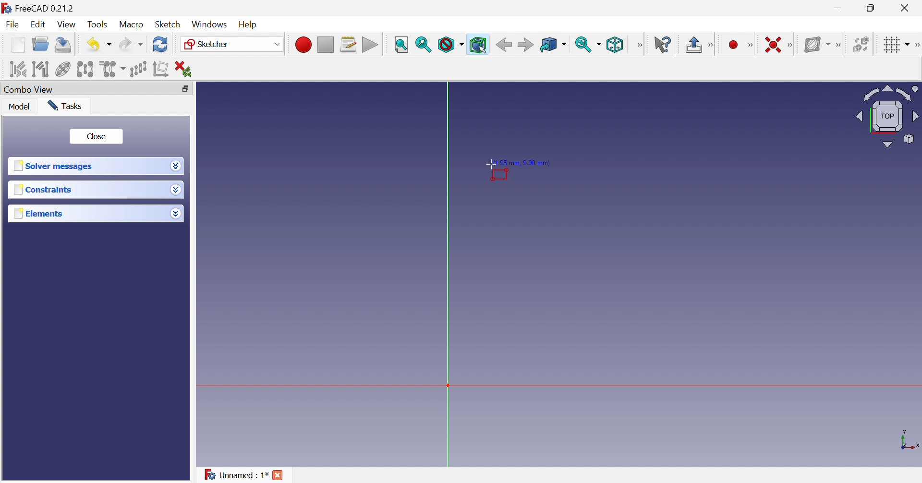 This screenshot has height=483, width=922. What do you see at coordinates (839, 46) in the screenshot?
I see `[Sketcher B-spline tools]` at bounding box center [839, 46].